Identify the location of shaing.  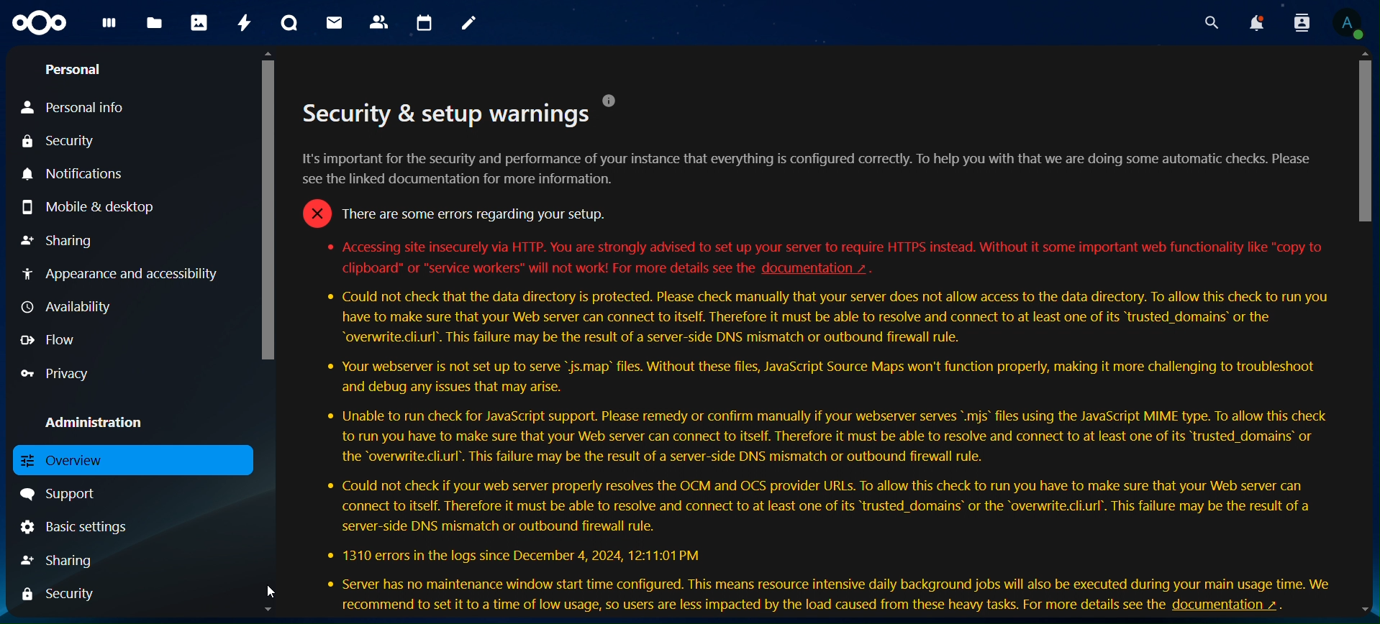
(59, 557).